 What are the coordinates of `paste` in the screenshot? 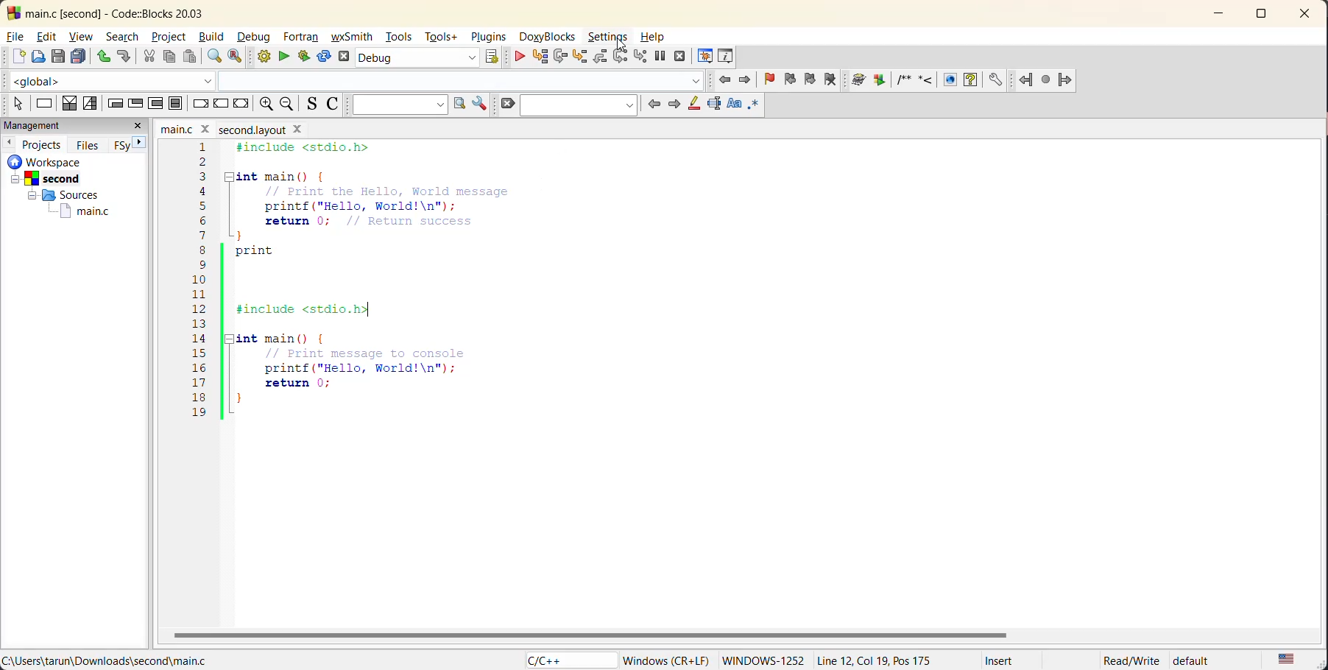 It's located at (190, 57).